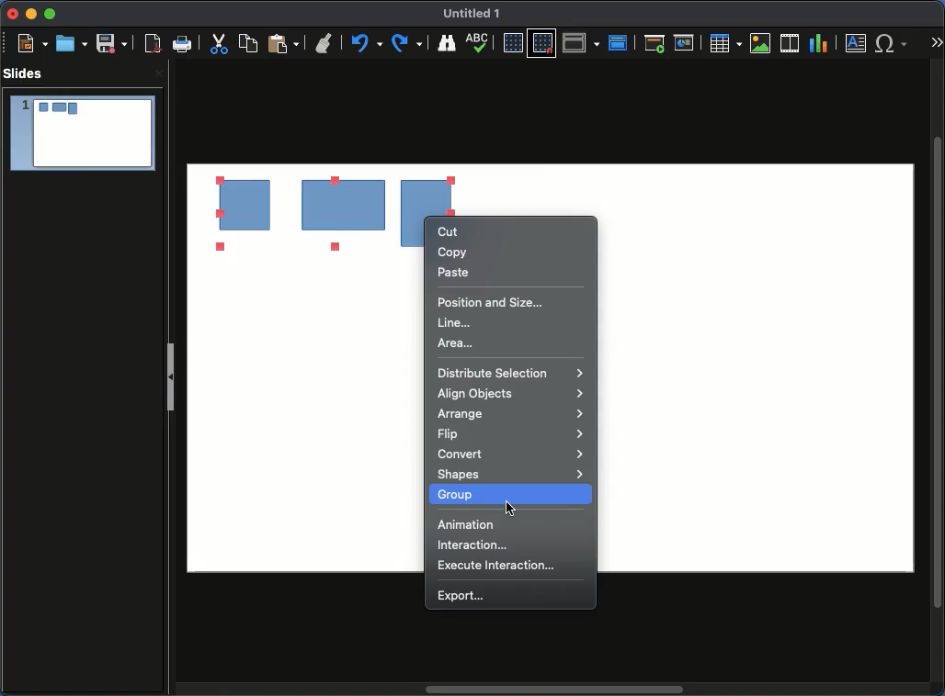 The width and height of the screenshot is (945, 696). What do you see at coordinates (790, 42) in the screenshot?
I see `Insert audio or video` at bounding box center [790, 42].